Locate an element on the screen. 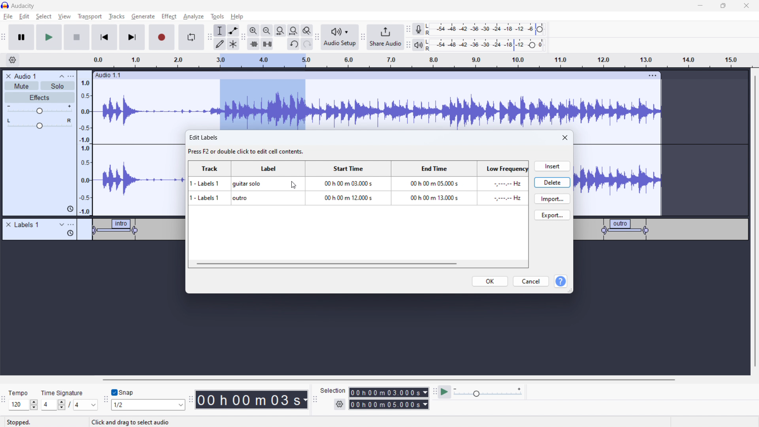  silence audio selection is located at coordinates (267, 44).